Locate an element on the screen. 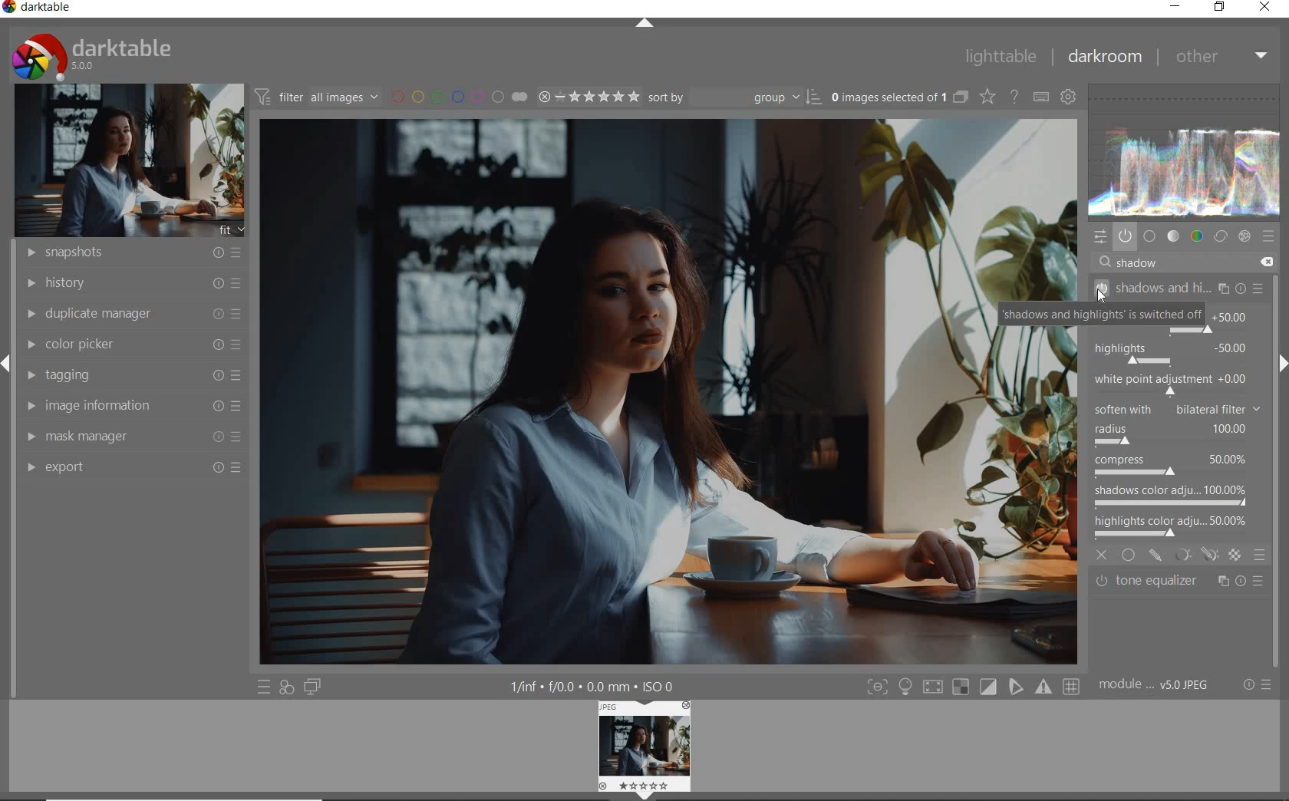 The height and width of the screenshot is (801, 1289). module order is located at coordinates (1159, 687).